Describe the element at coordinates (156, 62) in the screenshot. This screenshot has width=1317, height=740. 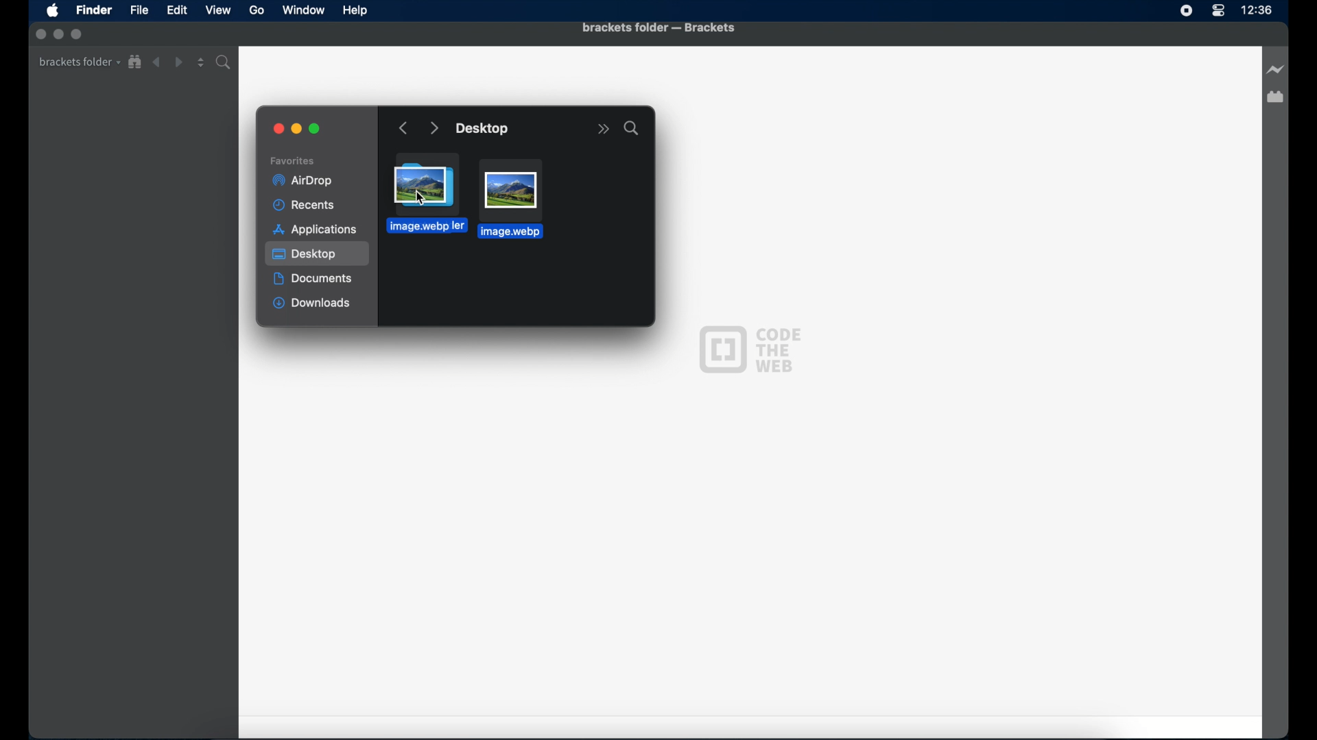
I see `back` at that location.